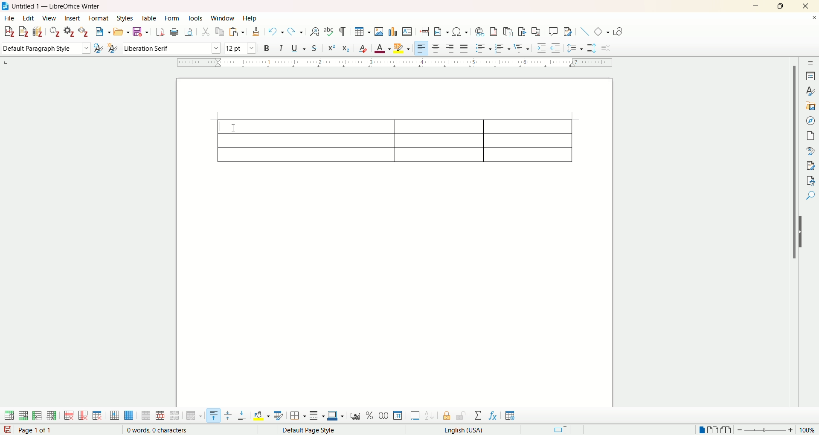 The image size is (819, 435). Describe the element at coordinates (556, 49) in the screenshot. I see `decrease indent` at that location.